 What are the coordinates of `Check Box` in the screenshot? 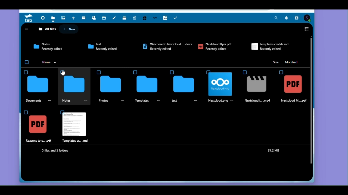 It's located at (27, 71).